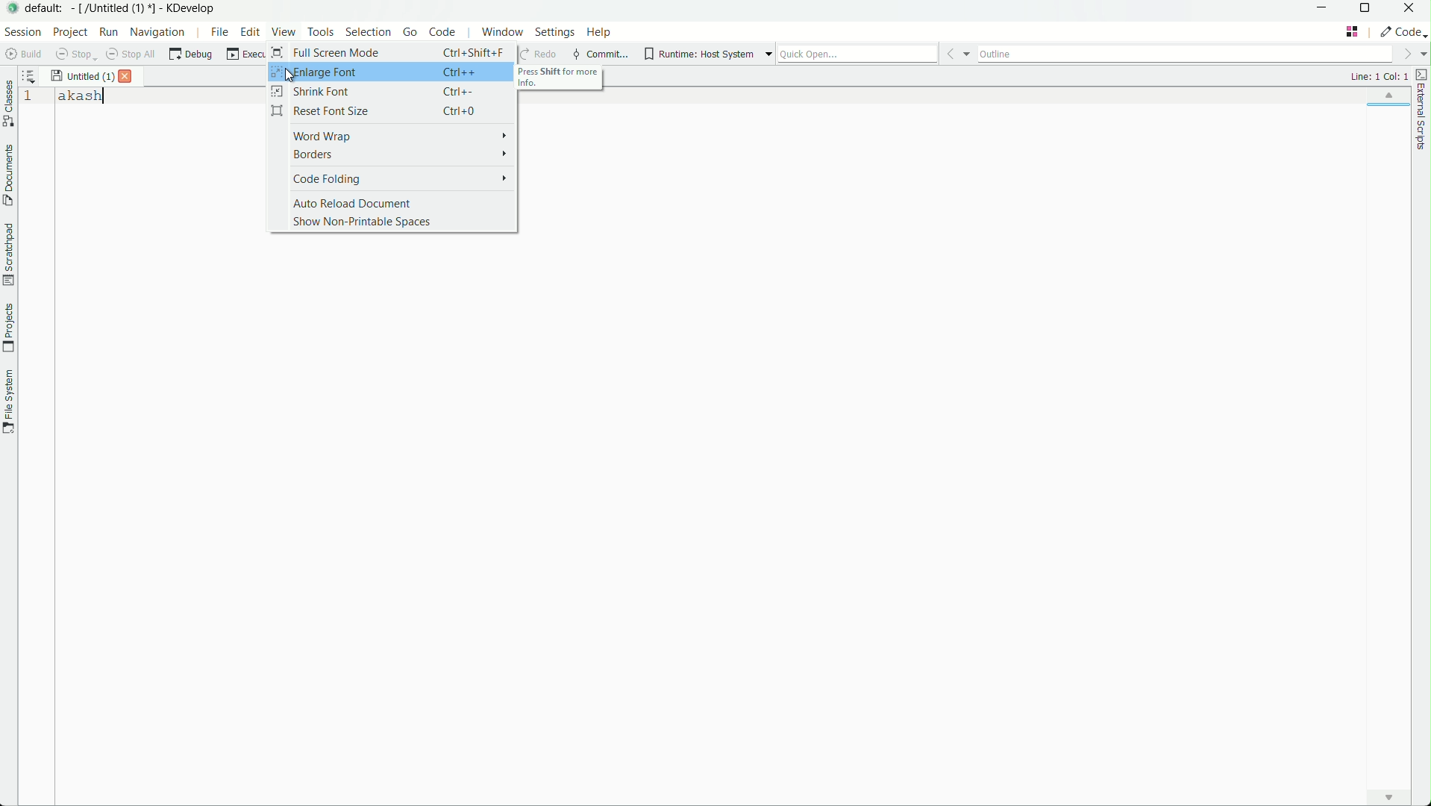  Describe the element at coordinates (9, 402) in the screenshot. I see `file system` at that location.